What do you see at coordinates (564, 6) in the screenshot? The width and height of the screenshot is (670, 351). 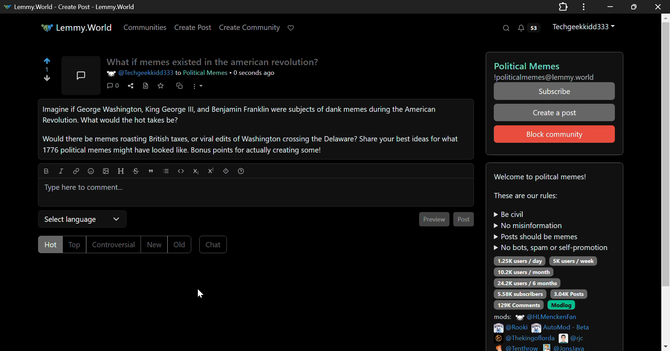 I see `Extensions` at bounding box center [564, 6].